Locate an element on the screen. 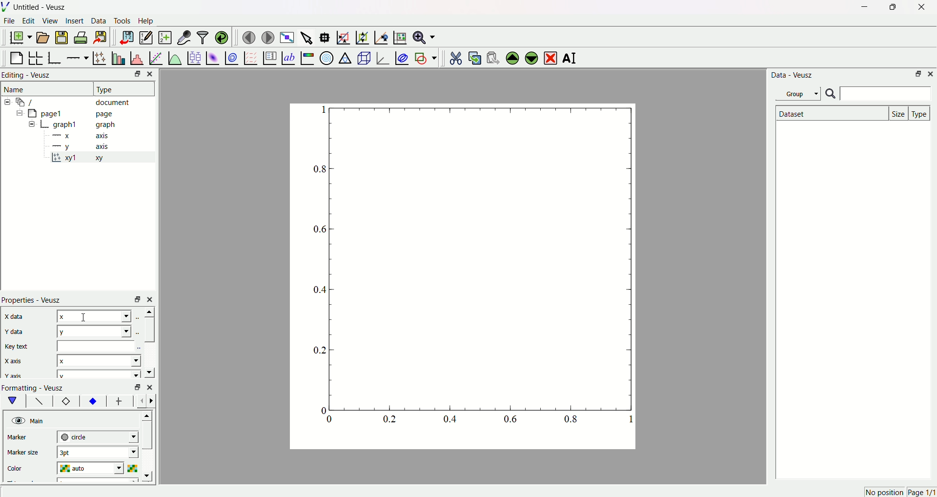  expand is located at coordinates (32, 124).